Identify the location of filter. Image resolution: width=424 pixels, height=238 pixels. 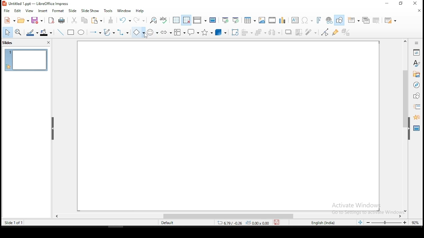
(312, 32).